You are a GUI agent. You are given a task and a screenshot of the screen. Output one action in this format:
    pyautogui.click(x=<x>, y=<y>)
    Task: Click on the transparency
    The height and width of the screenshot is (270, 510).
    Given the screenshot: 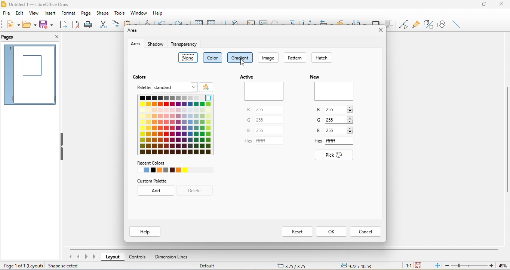 What is the action you would take?
    pyautogui.click(x=184, y=45)
    